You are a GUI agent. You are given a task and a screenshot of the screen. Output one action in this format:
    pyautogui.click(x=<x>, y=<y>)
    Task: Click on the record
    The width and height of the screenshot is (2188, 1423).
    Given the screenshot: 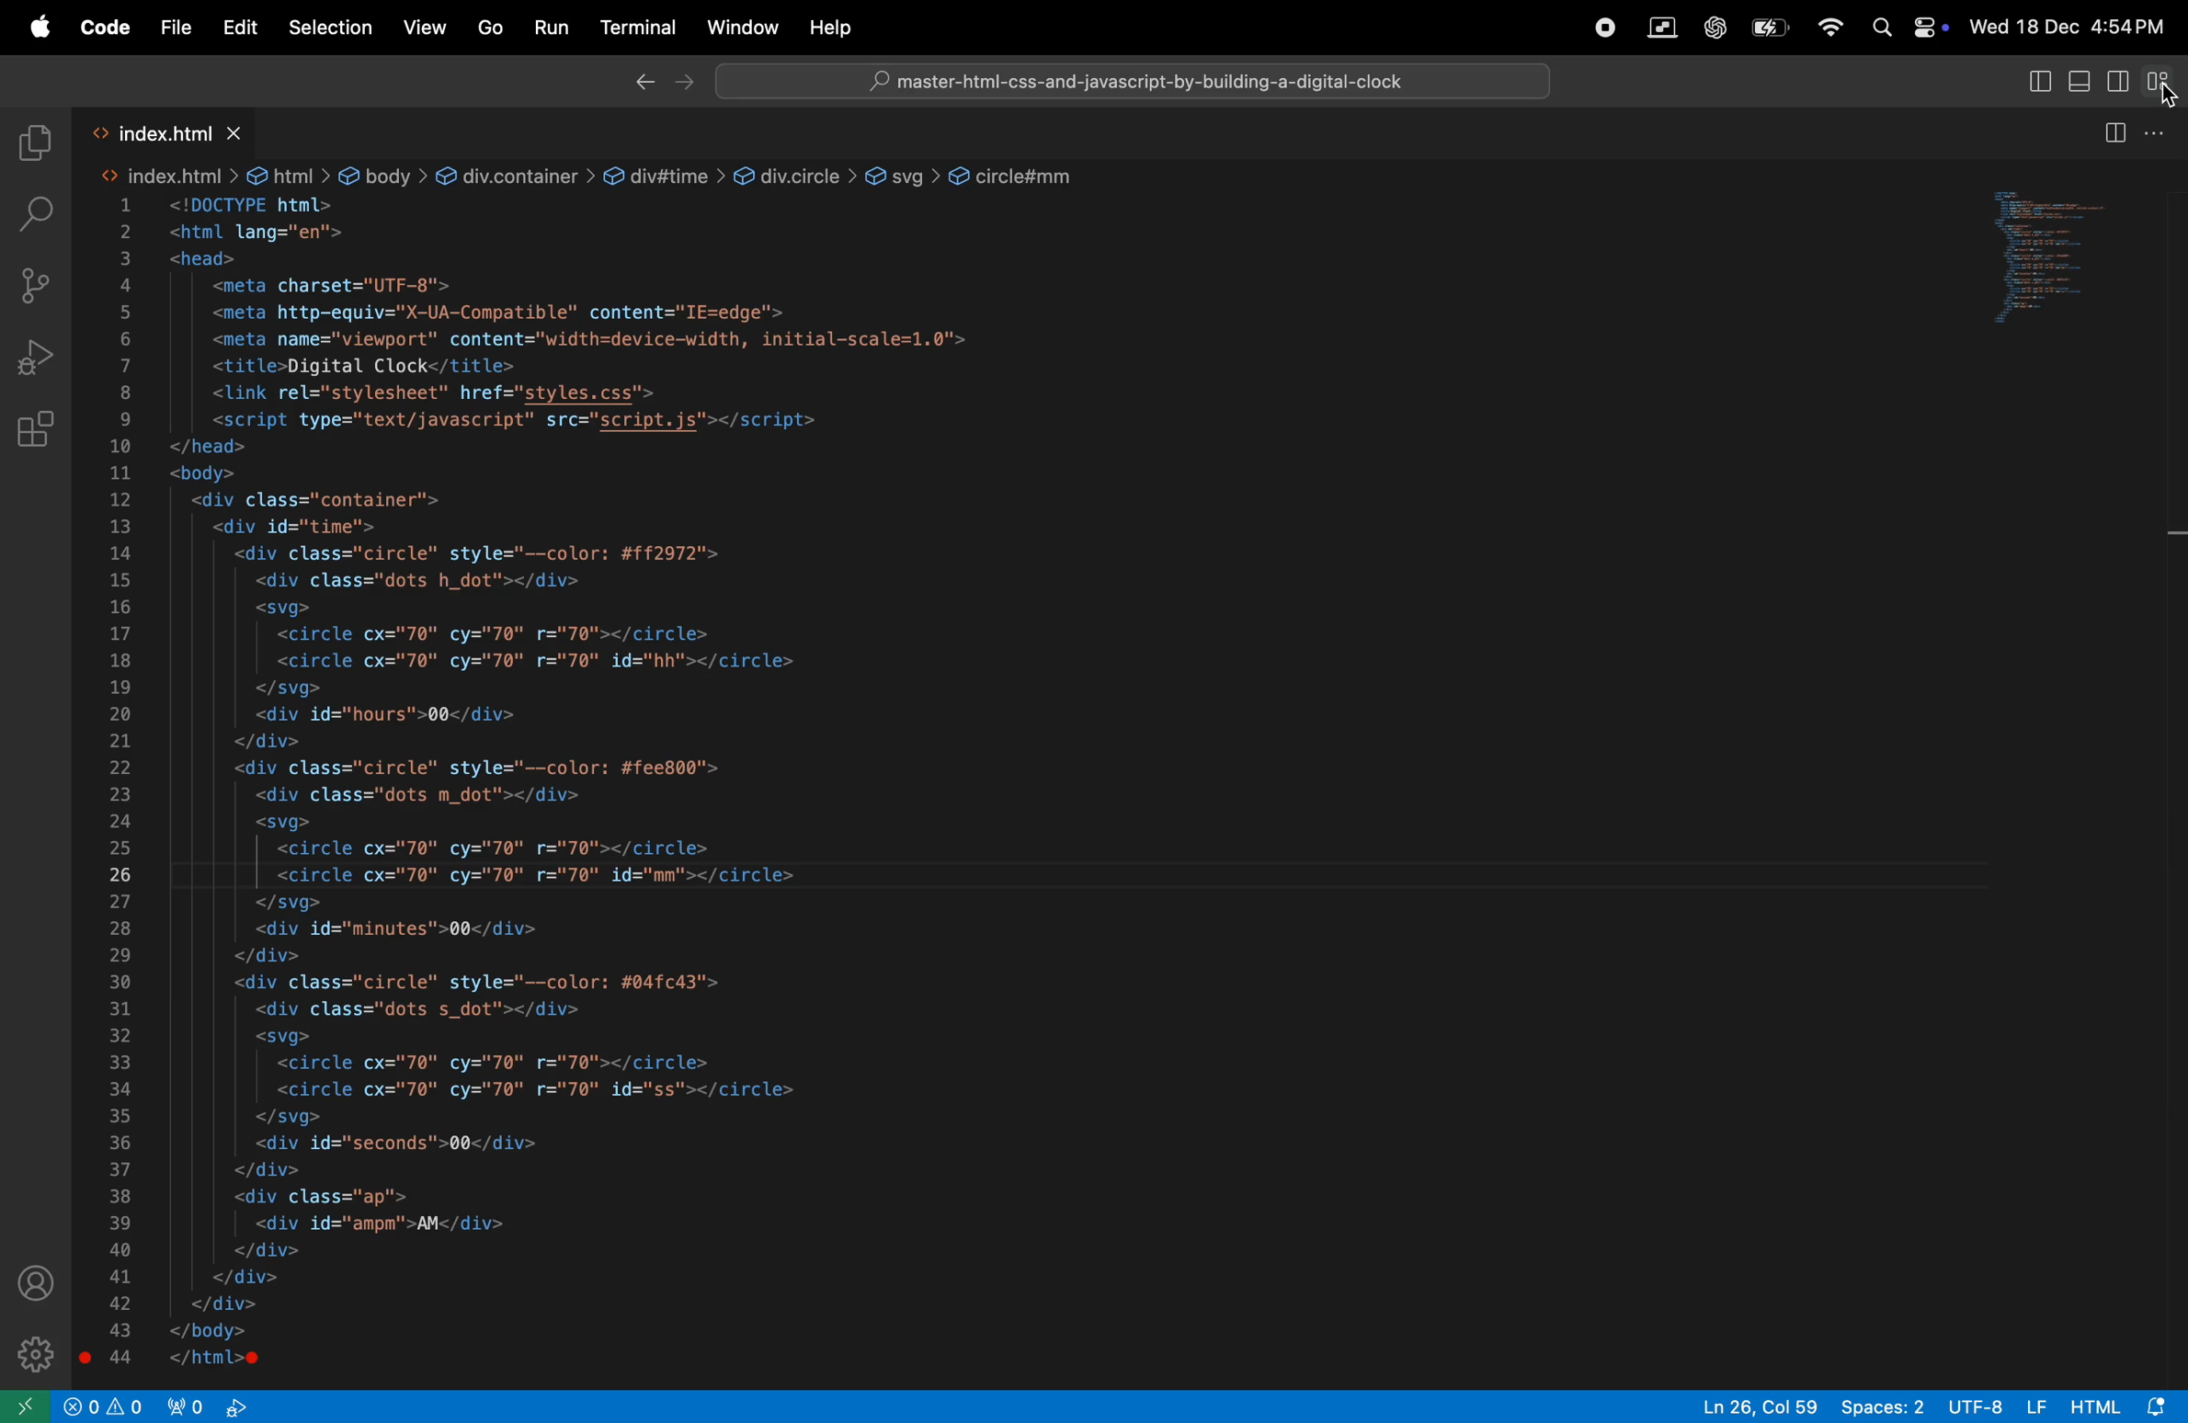 What is the action you would take?
    pyautogui.click(x=1604, y=28)
    